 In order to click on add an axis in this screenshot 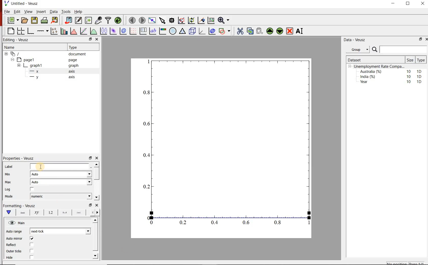, I will do `click(42, 31)`.